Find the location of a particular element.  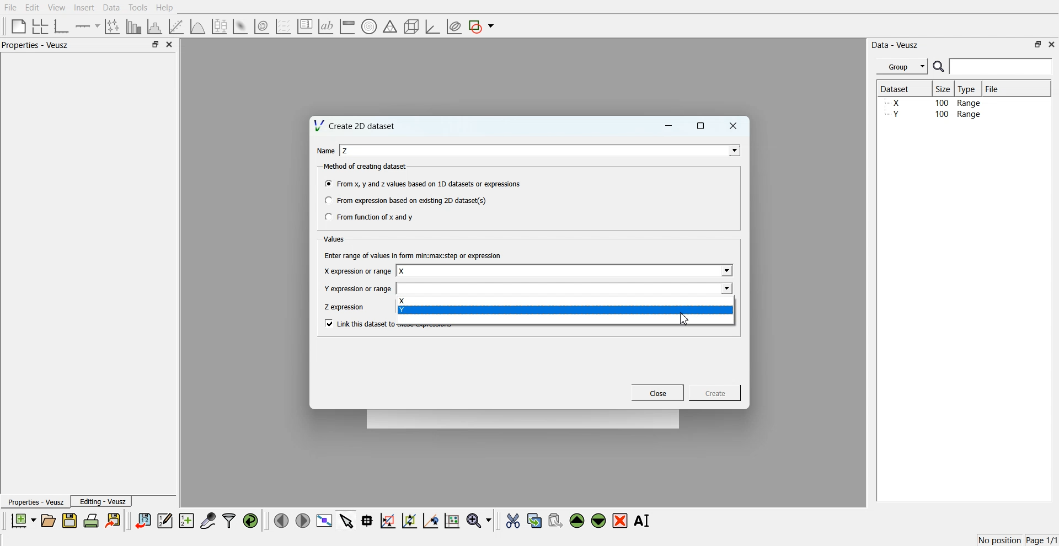

Move up the selected widget is located at coordinates (577, 521).